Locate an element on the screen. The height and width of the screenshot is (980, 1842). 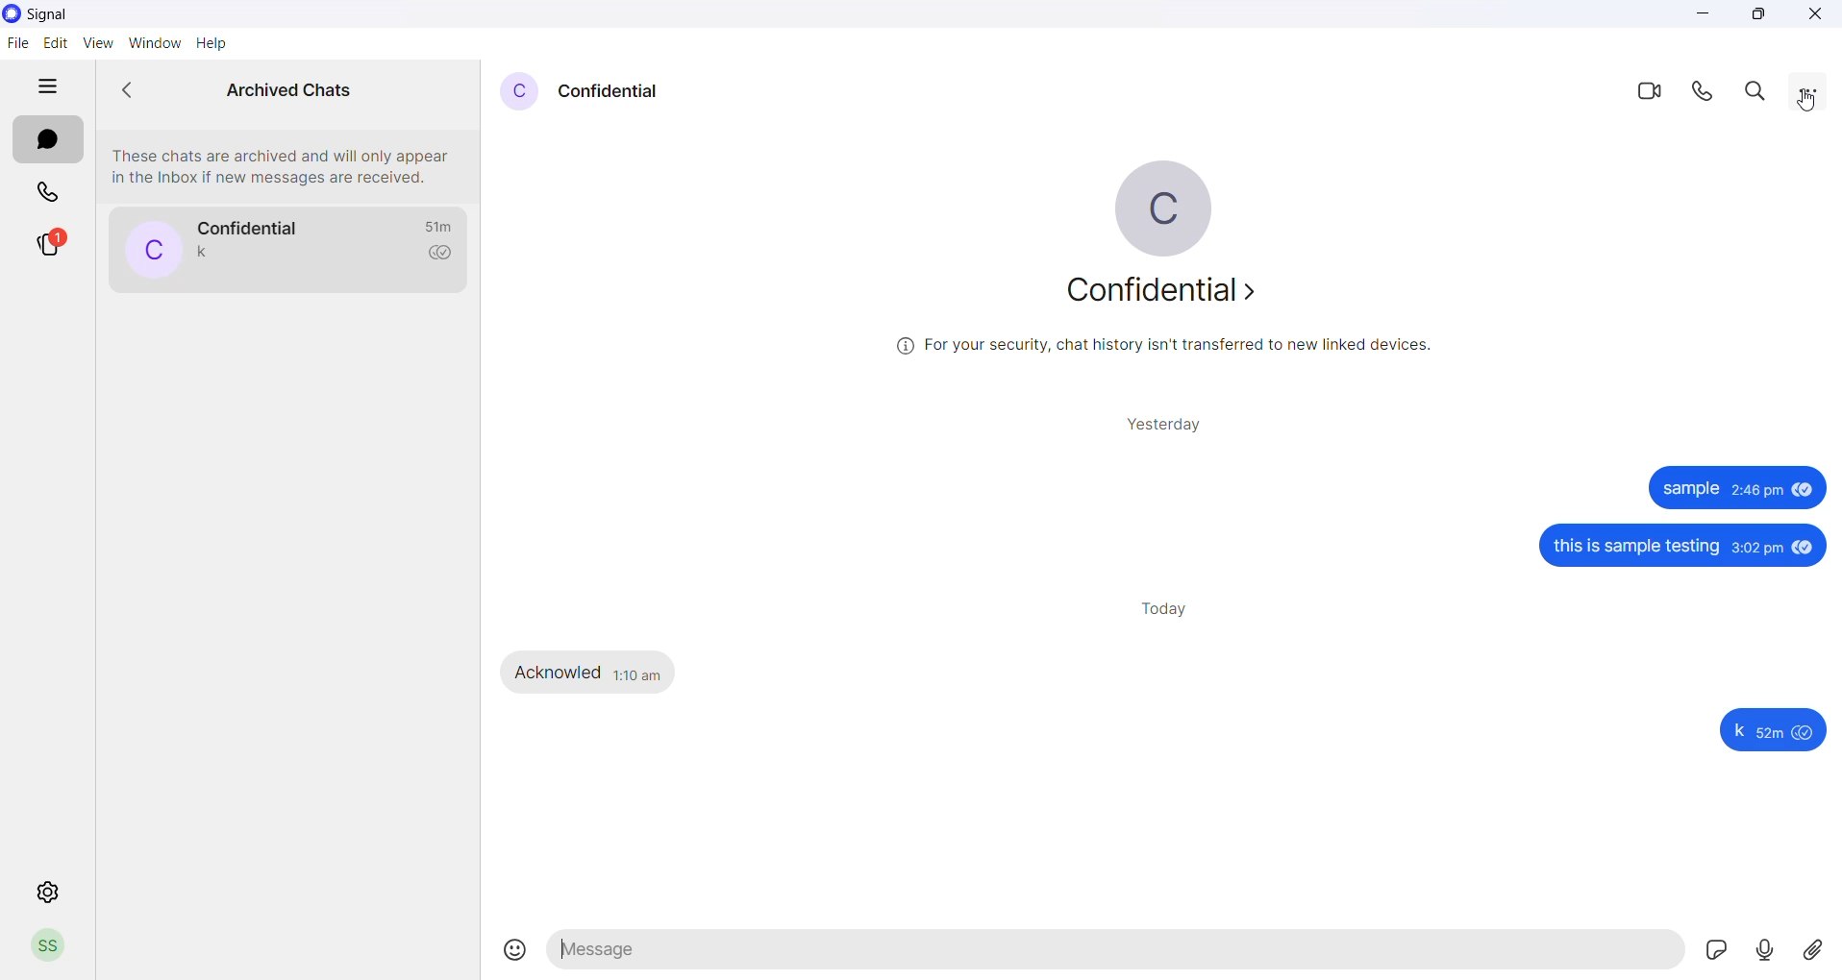
Help is located at coordinates (213, 43).